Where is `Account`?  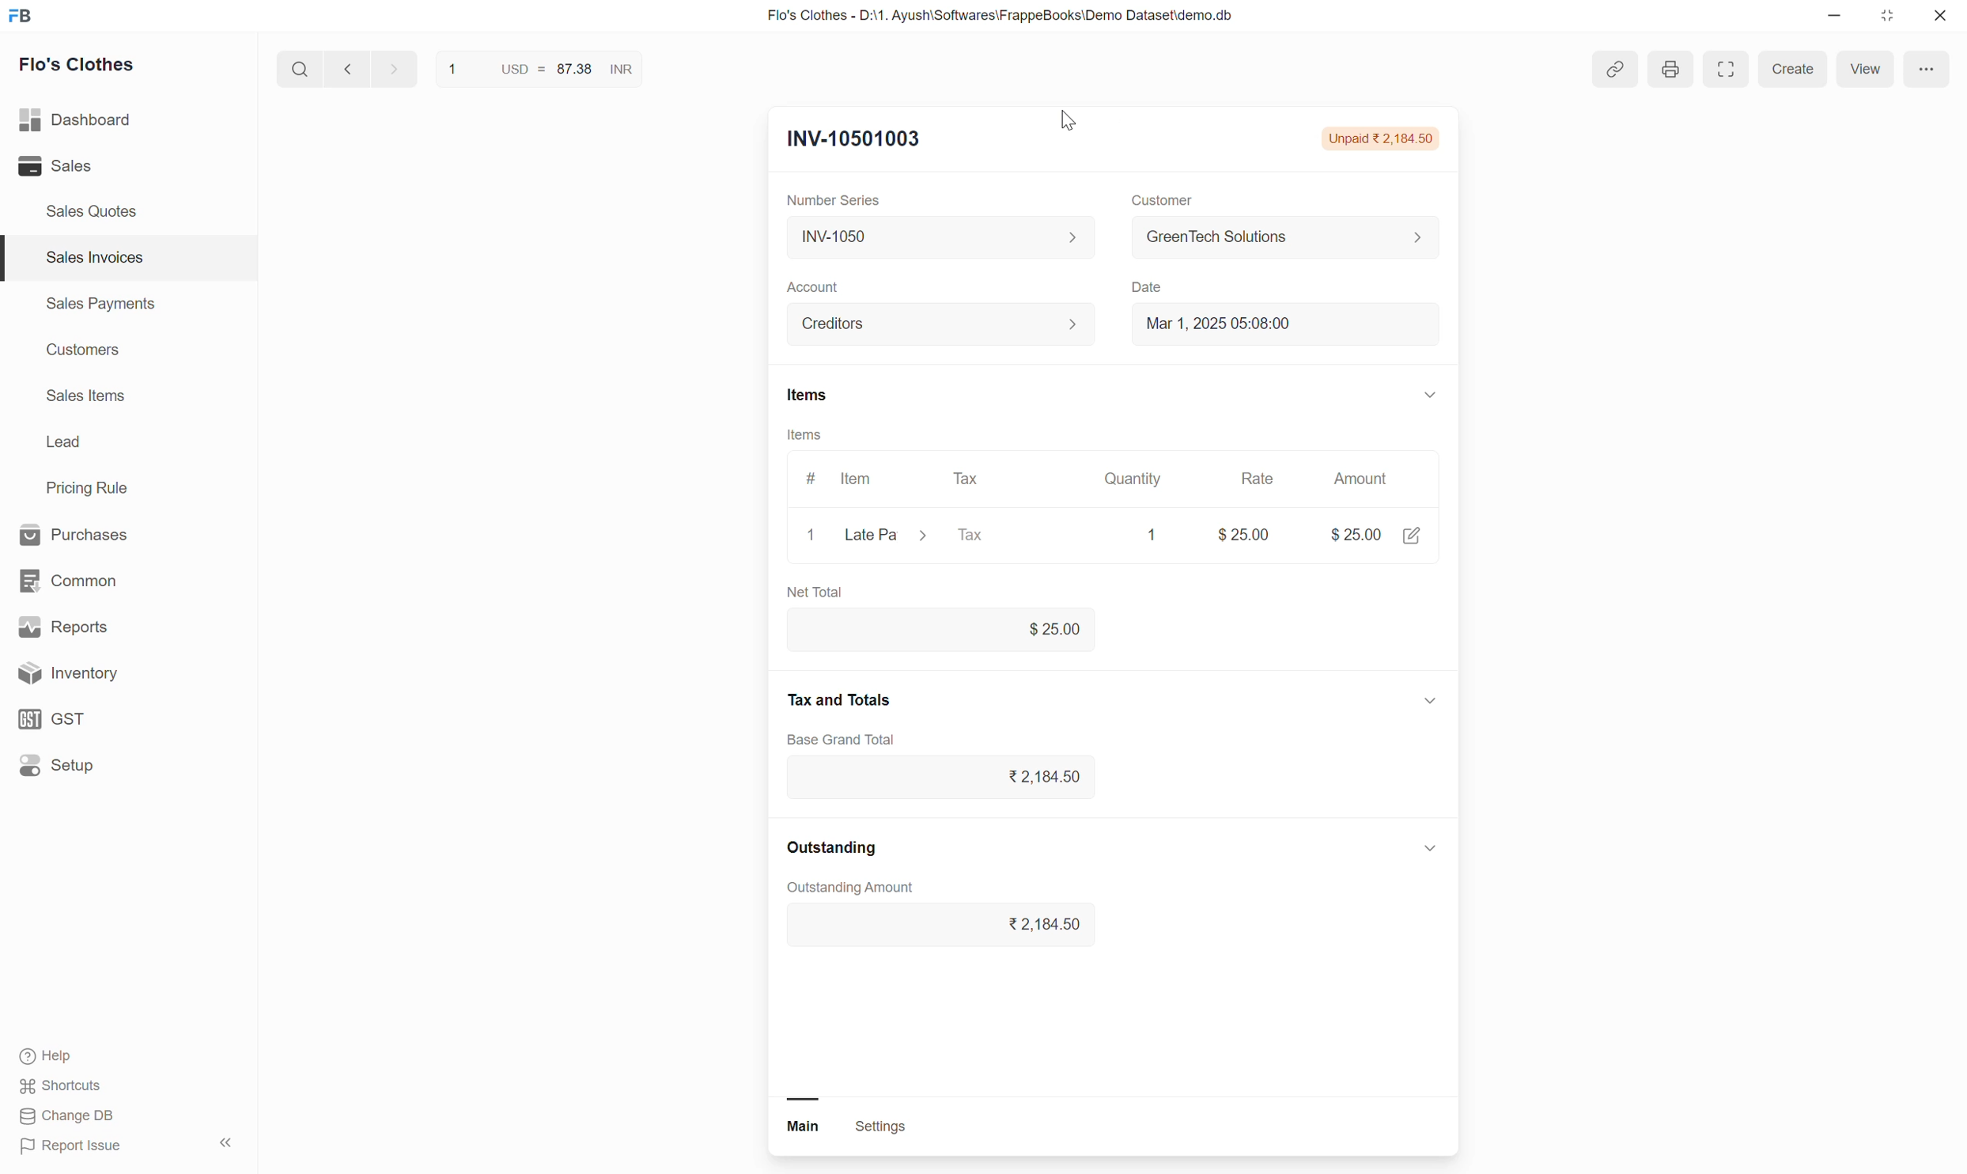 Account is located at coordinates (815, 287).